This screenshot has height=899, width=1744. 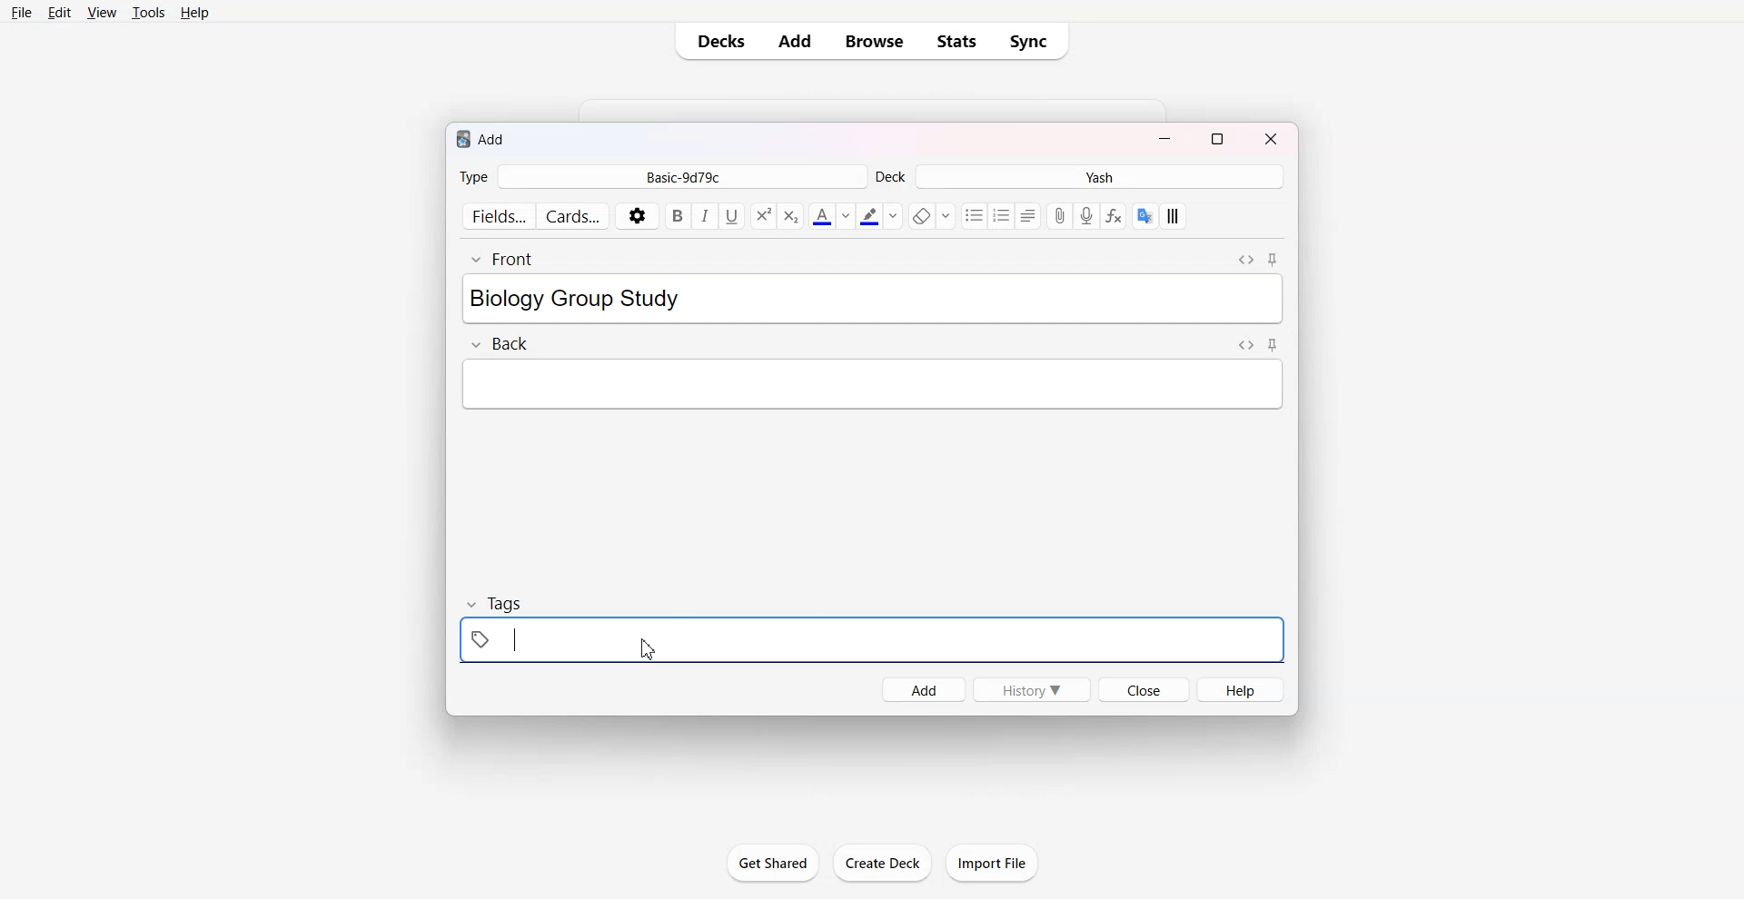 I want to click on Toggle Sticky, so click(x=1273, y=344).